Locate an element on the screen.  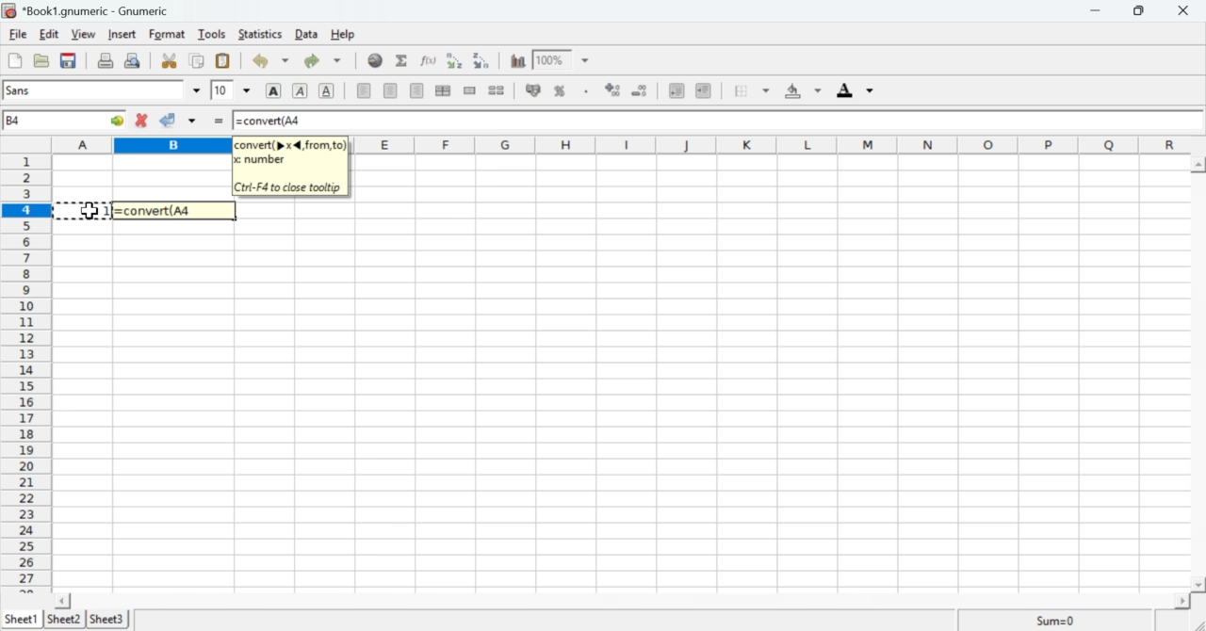
Save the current workbook is located at coordinates (70, 60).